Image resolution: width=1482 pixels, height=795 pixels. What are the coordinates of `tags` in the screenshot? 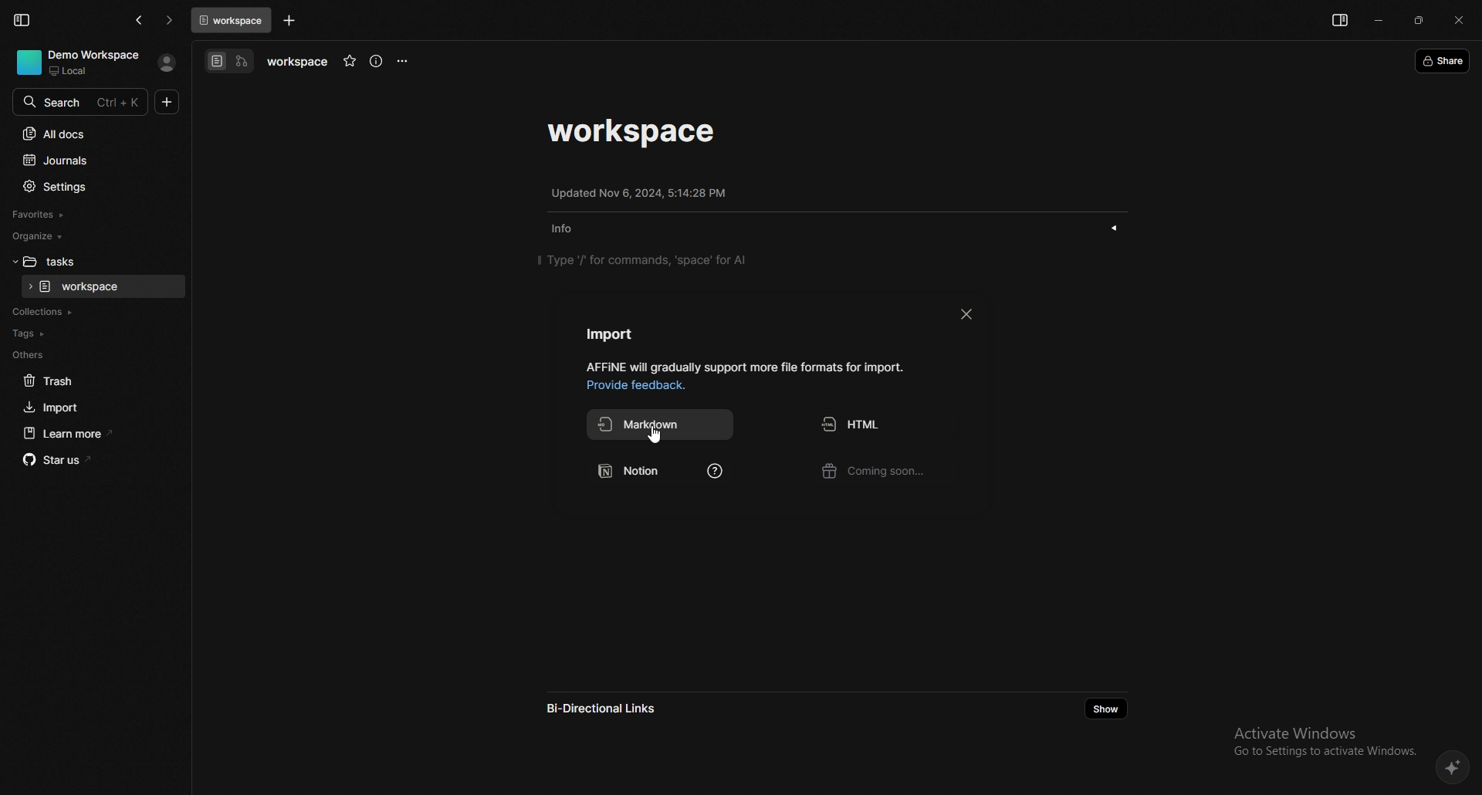 It's located at (89, 334).